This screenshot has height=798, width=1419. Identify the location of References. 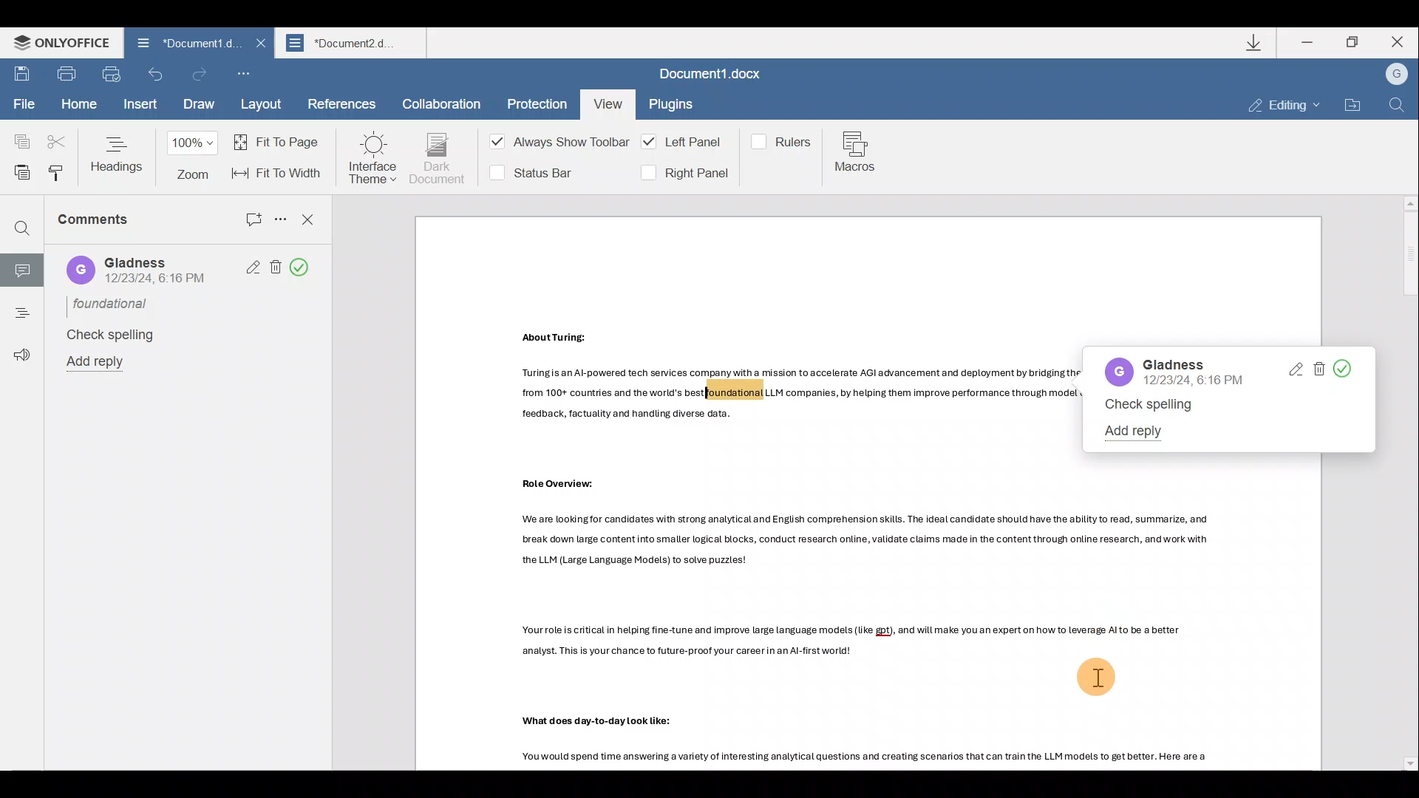
(341, 106).